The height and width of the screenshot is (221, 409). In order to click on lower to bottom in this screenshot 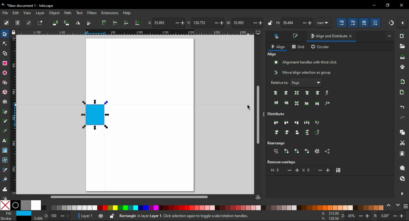, I will do `click(137, 23)`.